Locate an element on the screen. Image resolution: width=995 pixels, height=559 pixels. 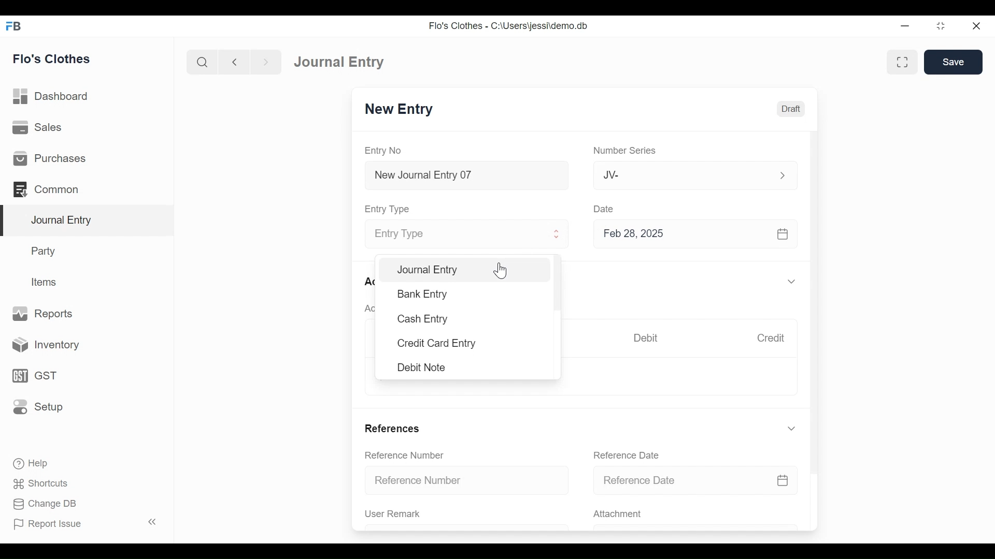
Expand is located at coordinates (791, 281).